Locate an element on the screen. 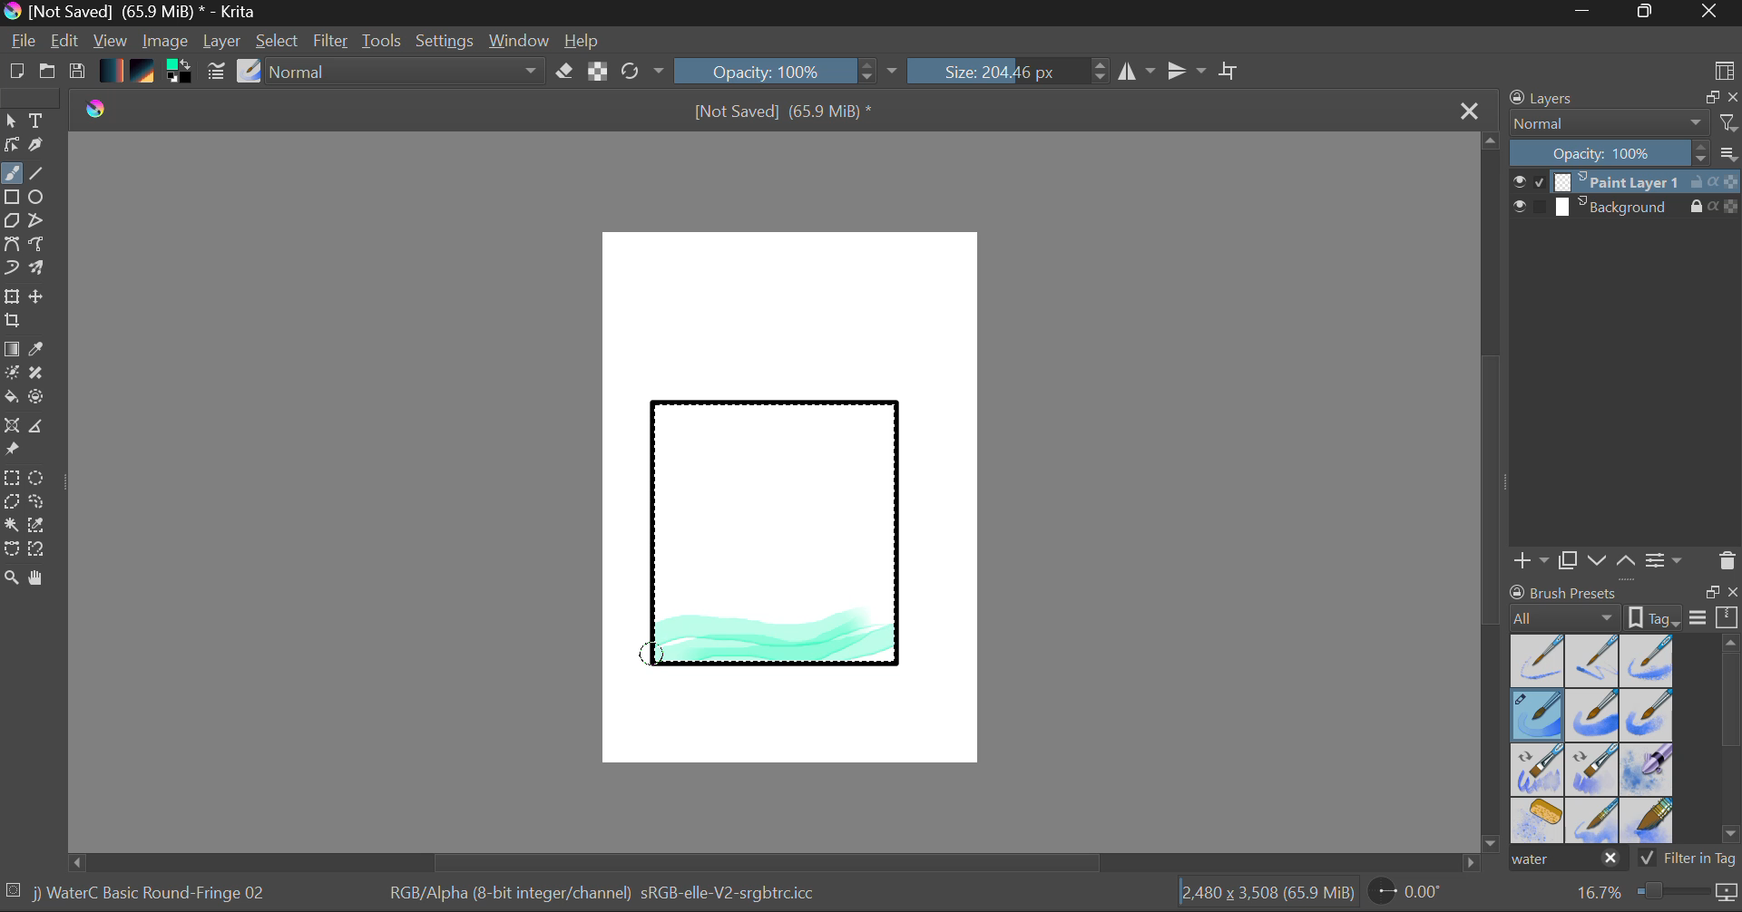  Water C - Special Blobs is located at coordinates (1648, 771).